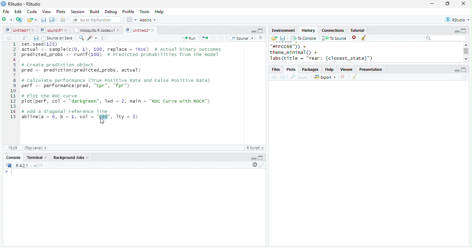 This screenshot has width=472, height=248. Describe the element at coordinates (18, 12) in the screenshot. I see `Edit` at that location.